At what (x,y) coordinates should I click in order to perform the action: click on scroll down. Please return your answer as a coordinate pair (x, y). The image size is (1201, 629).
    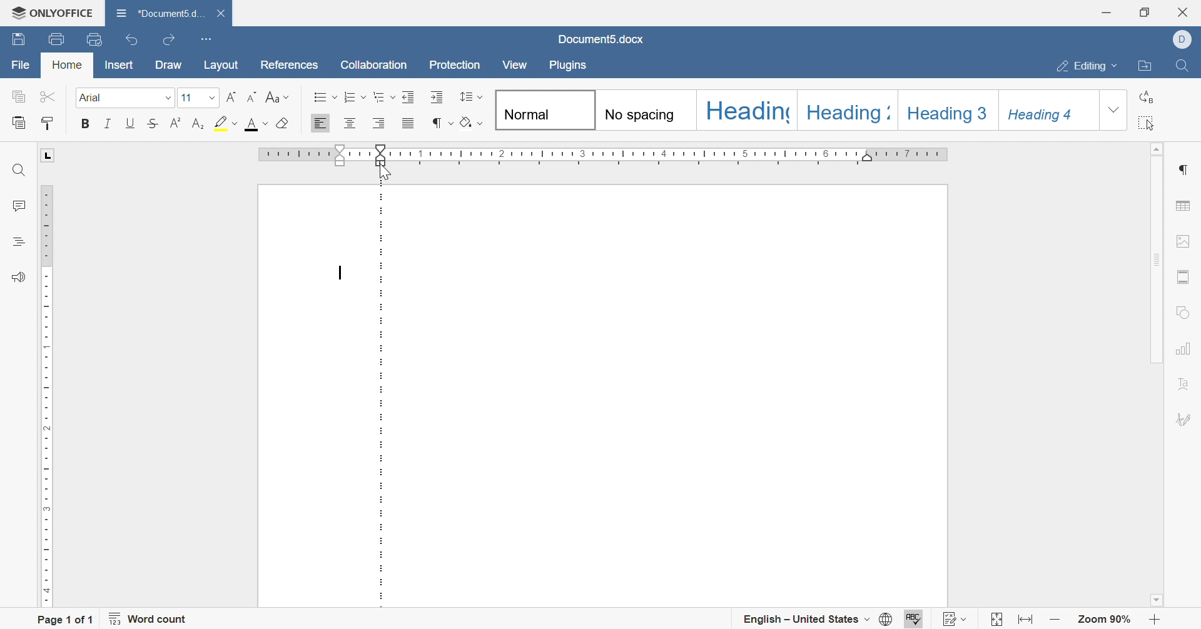
    Looking at the image, I should click on (1155, 600).